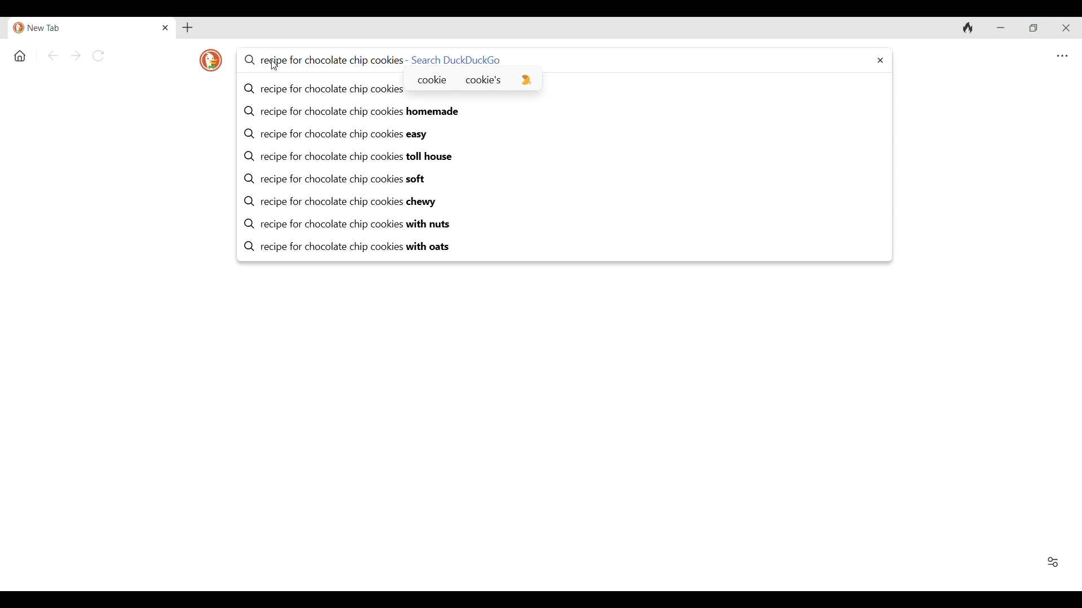 This screenshot has width=1082, height=608. I want to click on Q recipe for chocolate chip cookies easy, so click(566, 135).